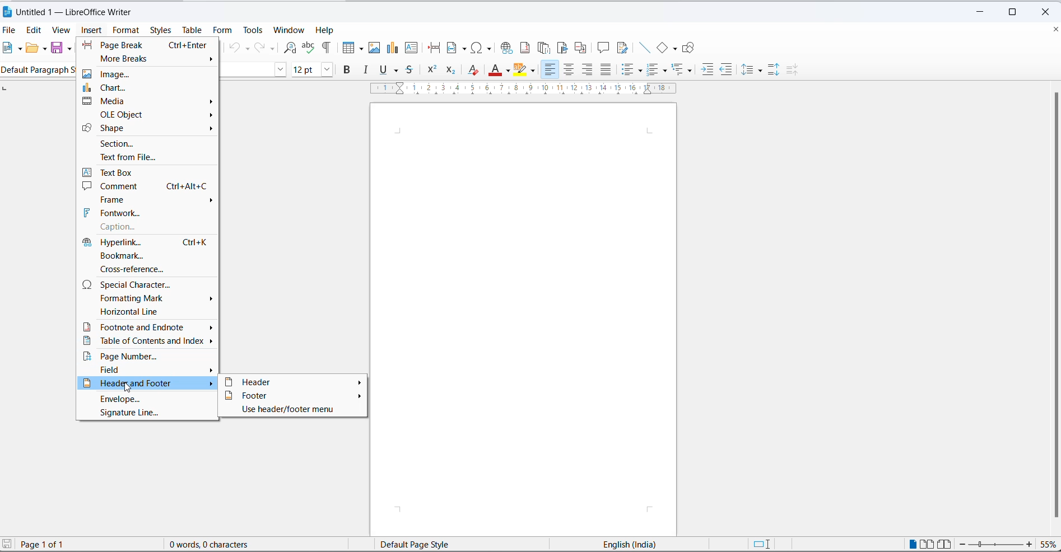  What do you see at coordinates (360, 49) in the screenshot?
I see `table grid` at bounding box center [360, 49].